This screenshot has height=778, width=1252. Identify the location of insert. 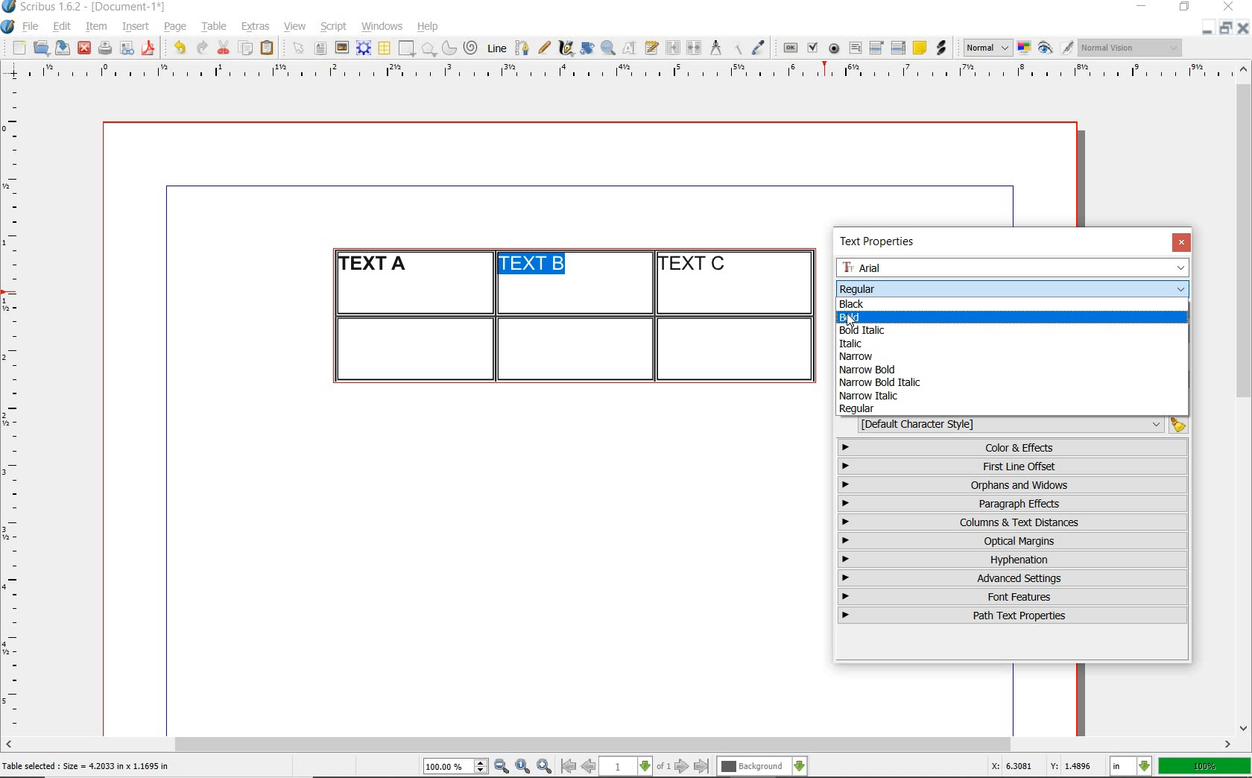
(136, 27).